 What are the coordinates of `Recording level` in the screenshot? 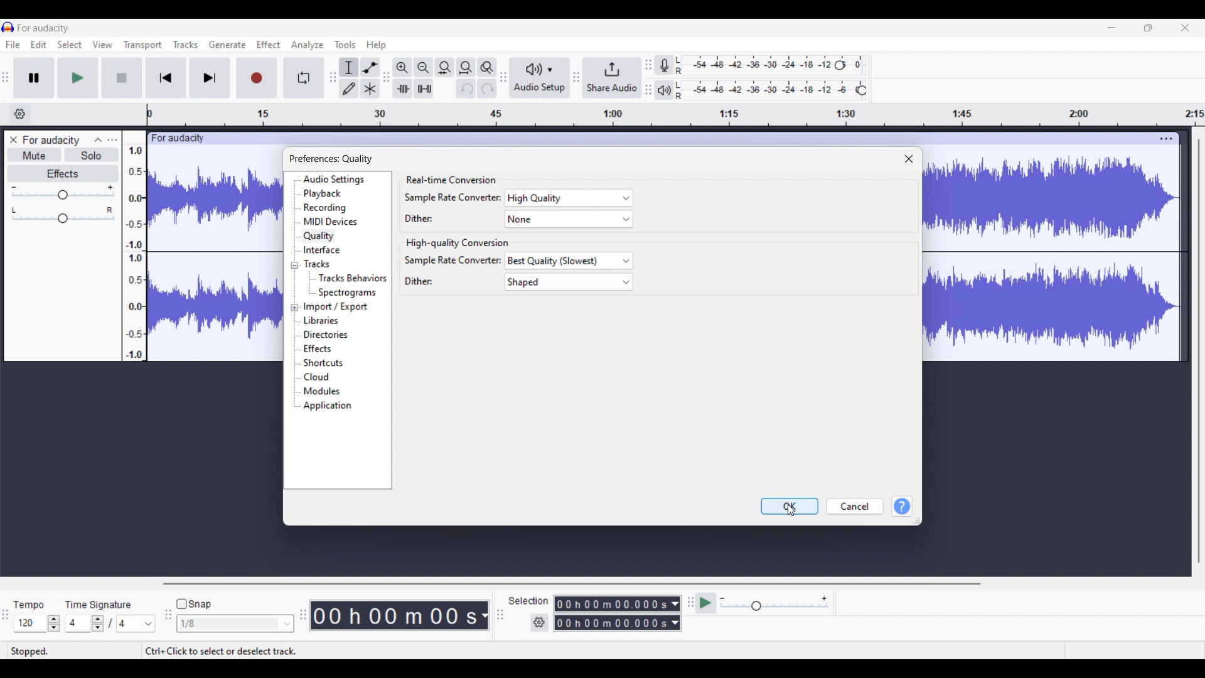 It's located at (752, 65).